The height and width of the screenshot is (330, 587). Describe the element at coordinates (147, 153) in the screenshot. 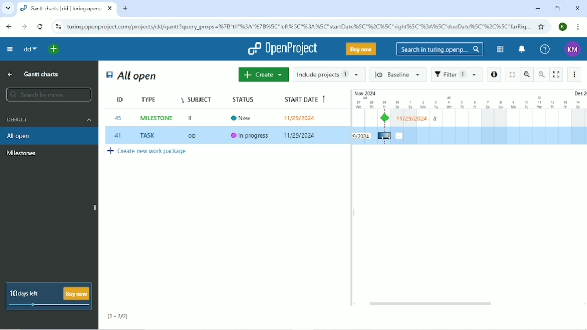

I see `Create new work package` at that location.